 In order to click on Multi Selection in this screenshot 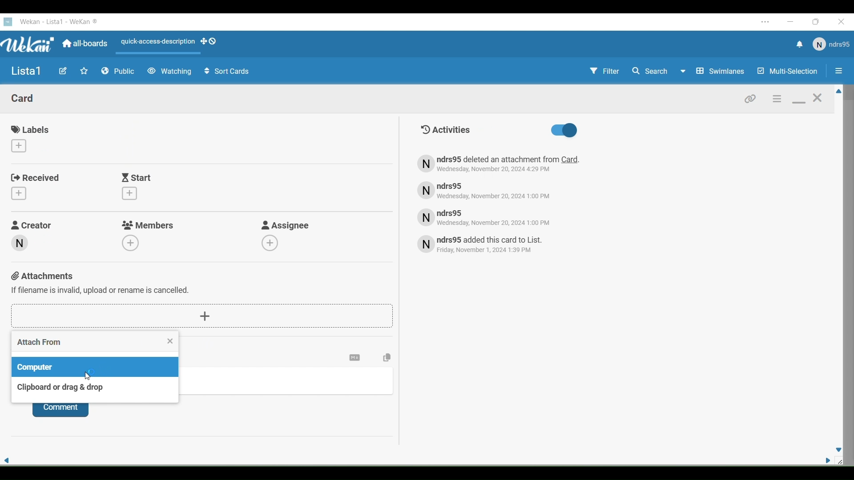, I will do `click(786, 72)`.